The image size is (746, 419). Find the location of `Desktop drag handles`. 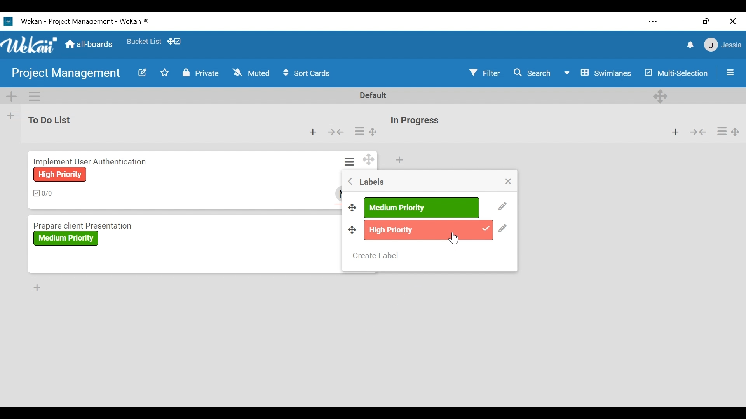

Desktop drag handles is located at coordinates (660, 96).